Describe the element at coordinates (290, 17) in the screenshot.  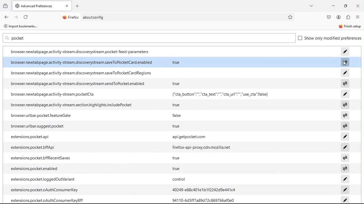
I see `favorite` at that location.